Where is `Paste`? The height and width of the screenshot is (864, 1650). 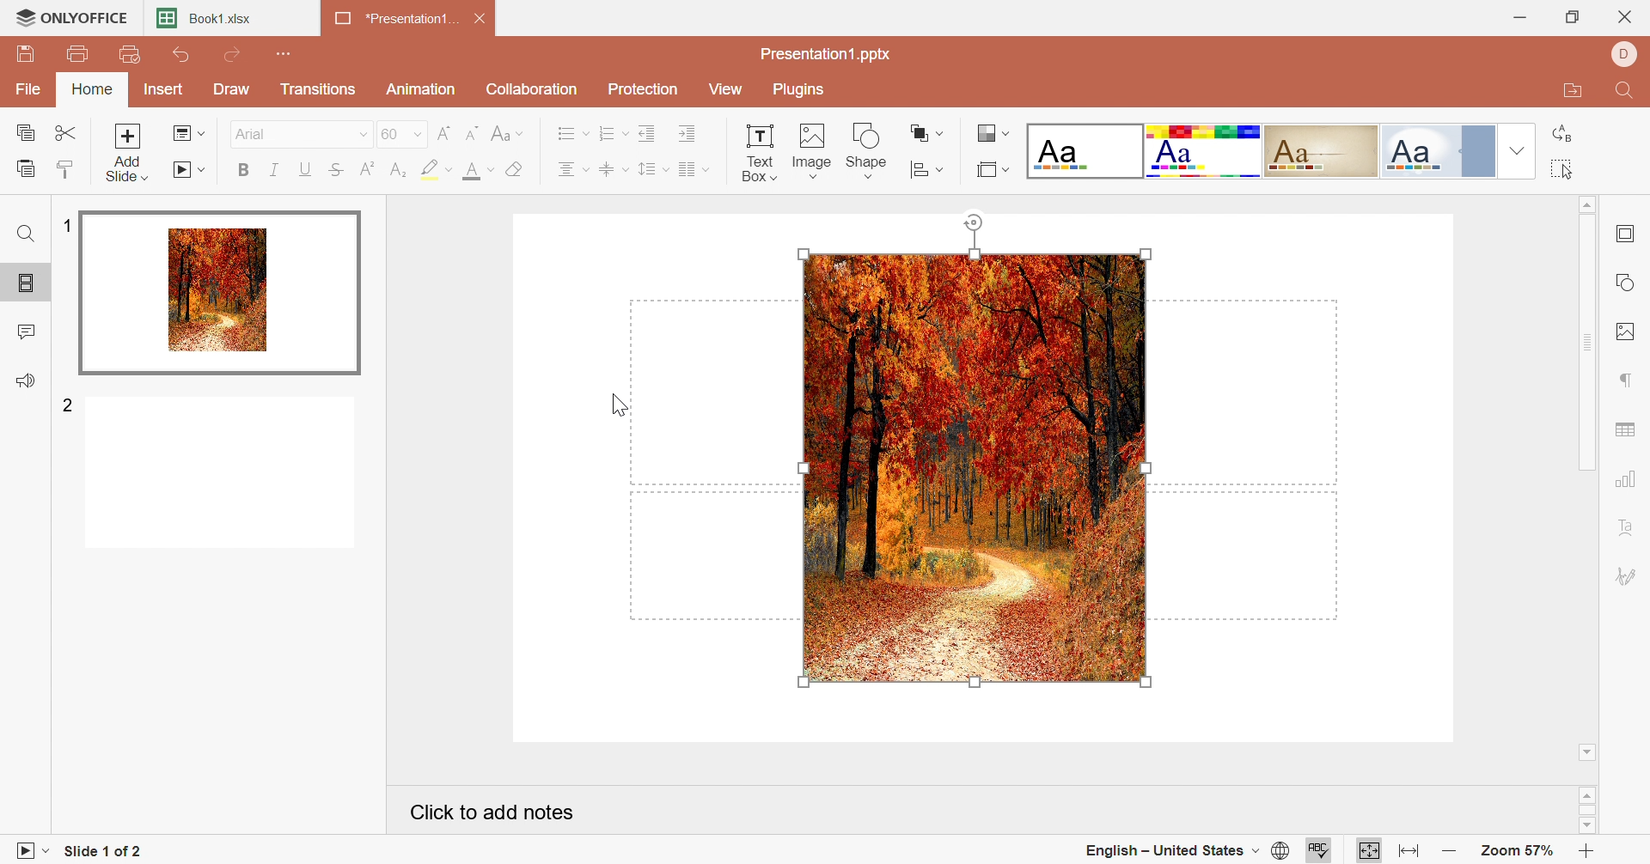
Paste is located at coordinates (24, 167).